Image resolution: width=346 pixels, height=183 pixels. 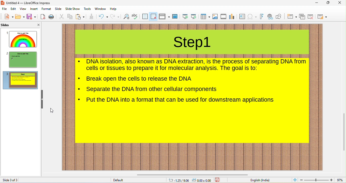 I want to click on window, so click(x=100, y=9).